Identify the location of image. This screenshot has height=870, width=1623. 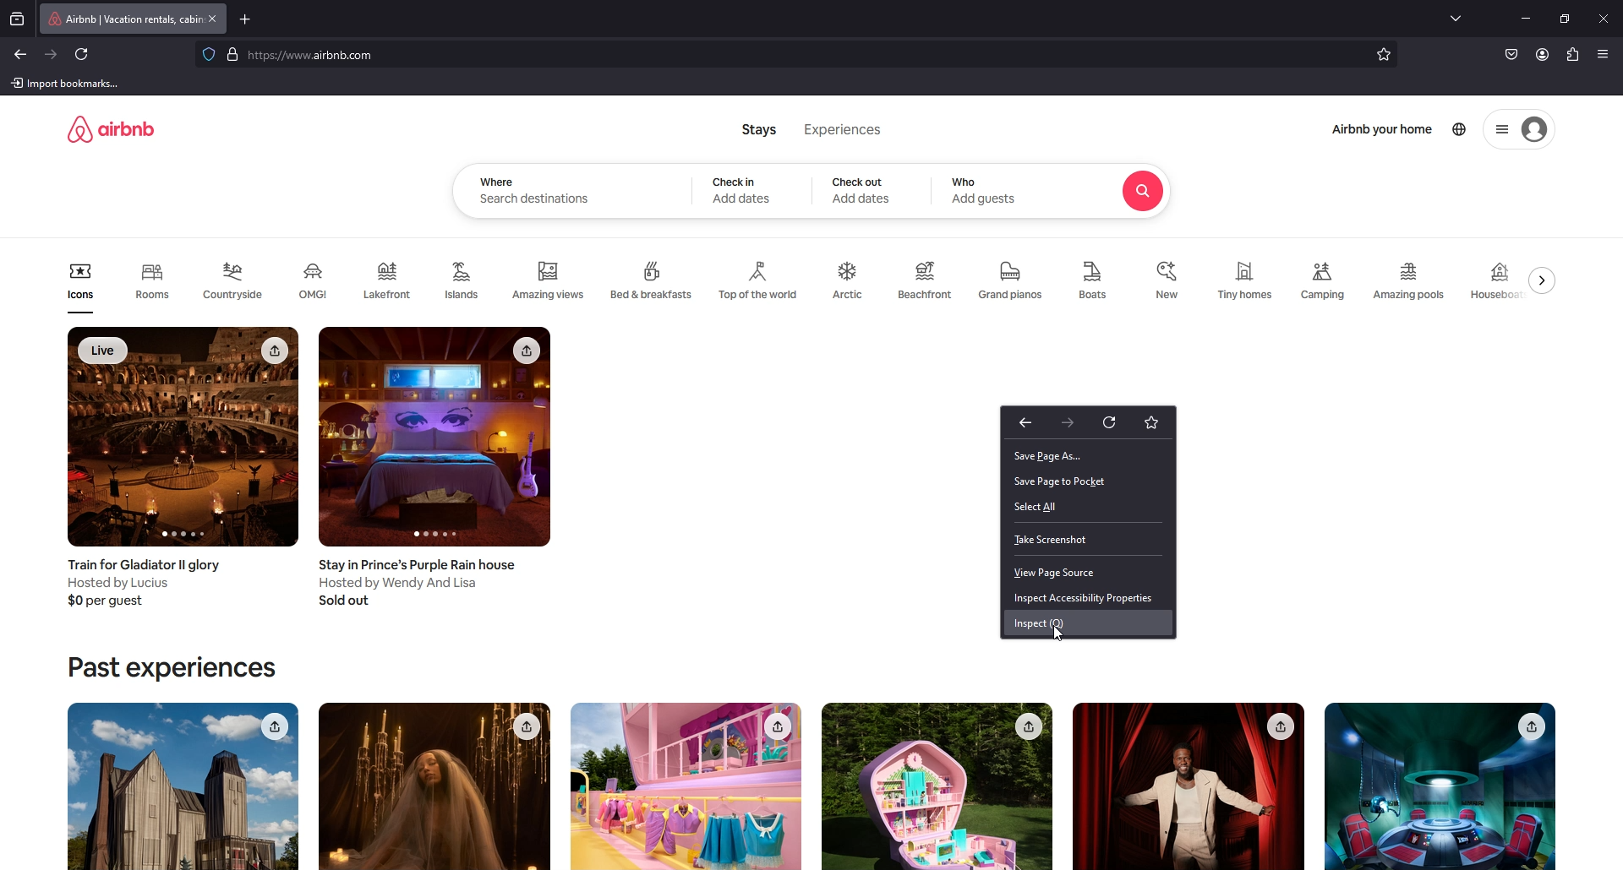
(435, 438).